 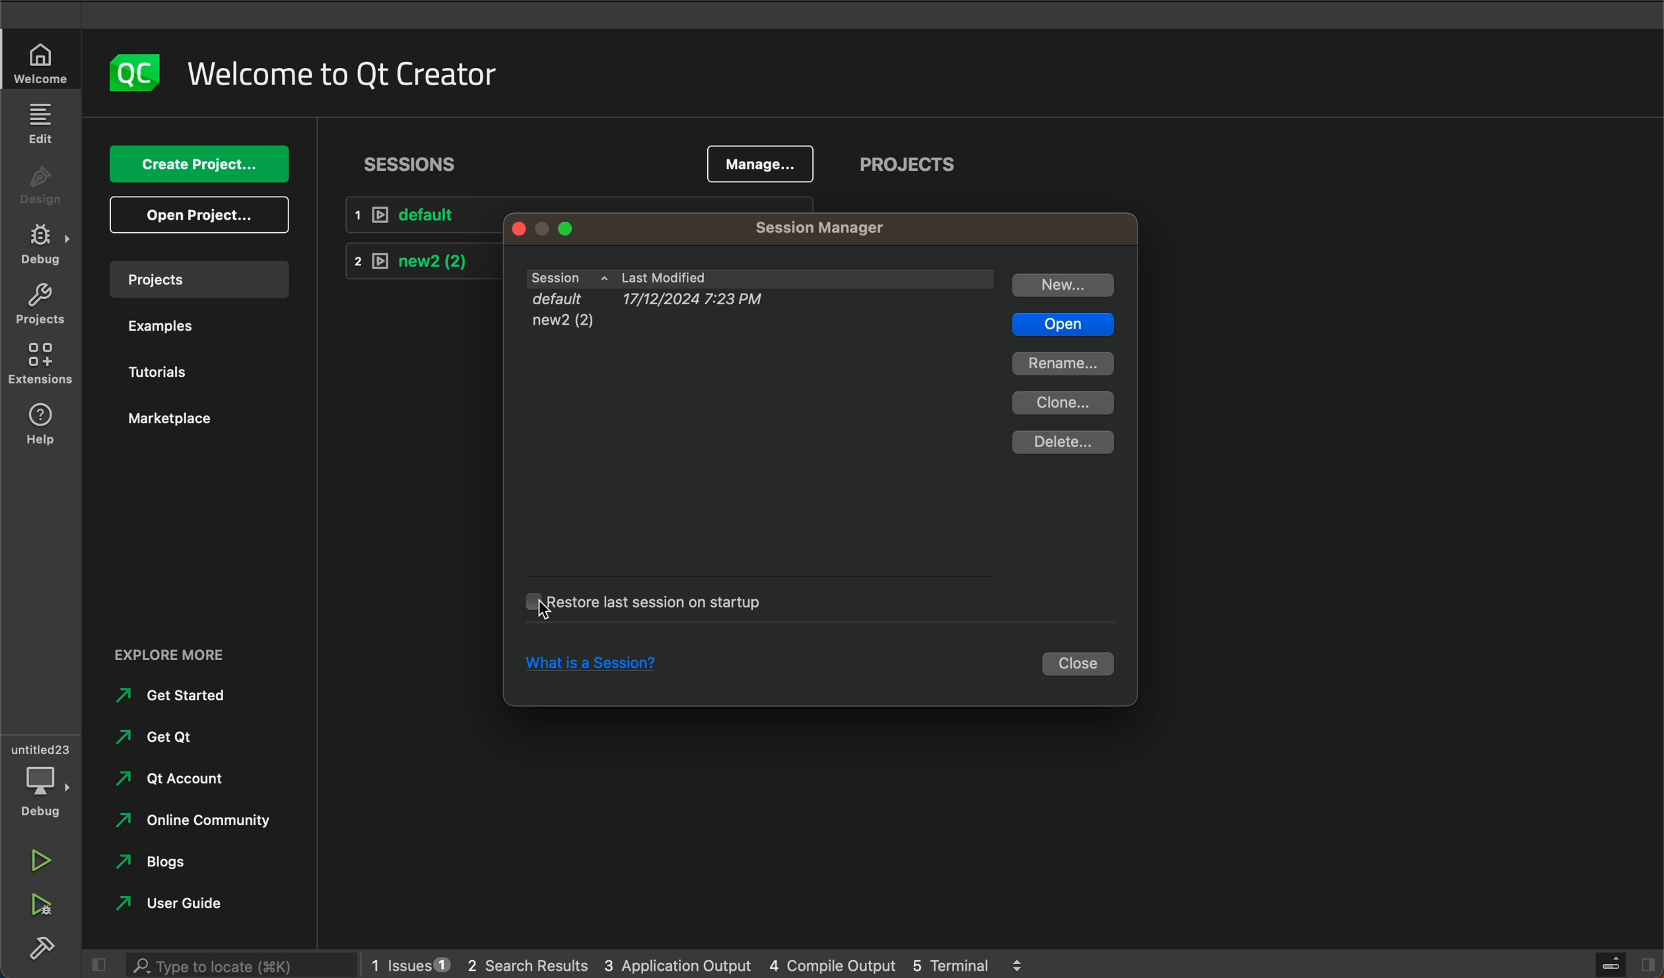 I want to click on design, so click(x=42, y=183).